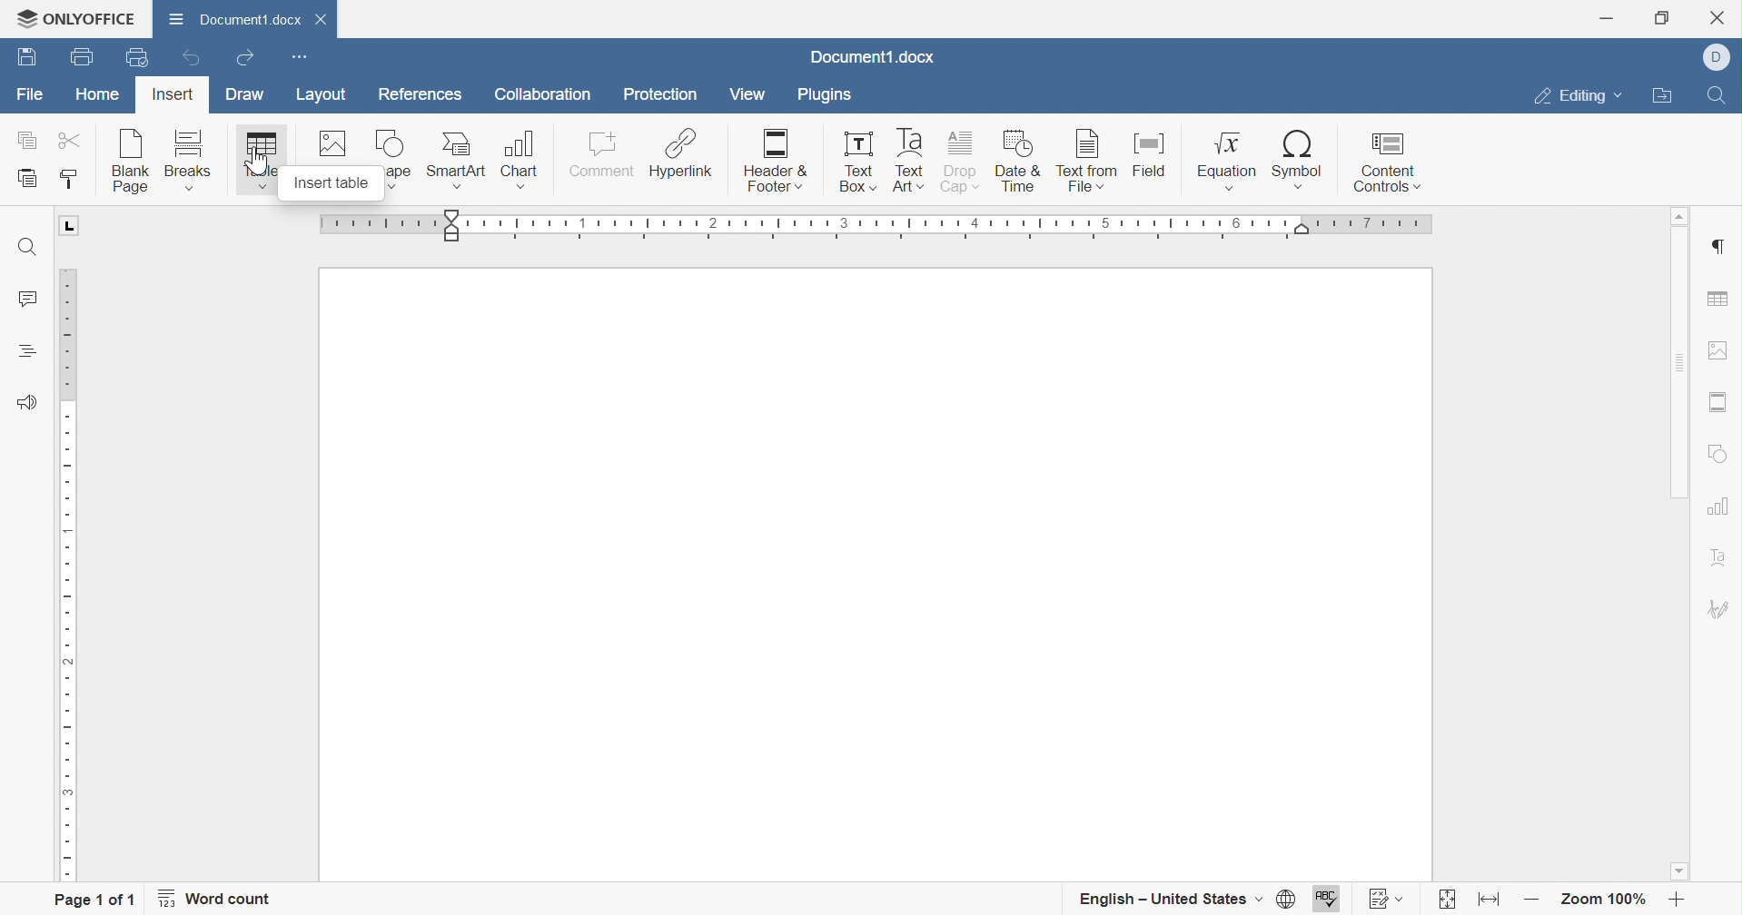 The image size is (1742, 915). What do you see at coordinates (70, 181) in the screenshot?
I see `Copy style` at bounding box center [70, 181].